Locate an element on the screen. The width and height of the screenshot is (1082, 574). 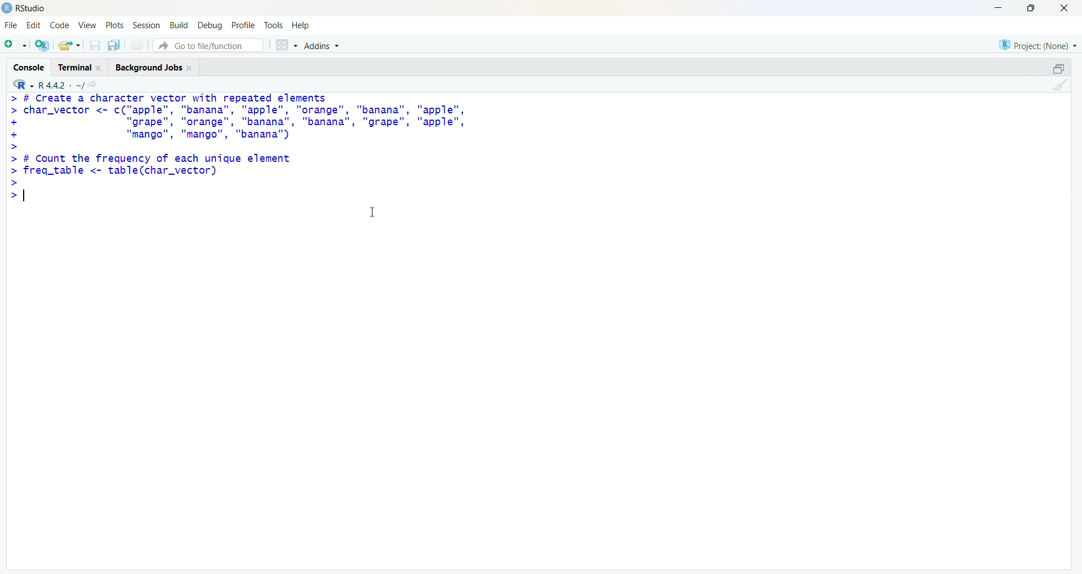
Profile is located at coordinates (243, 26).